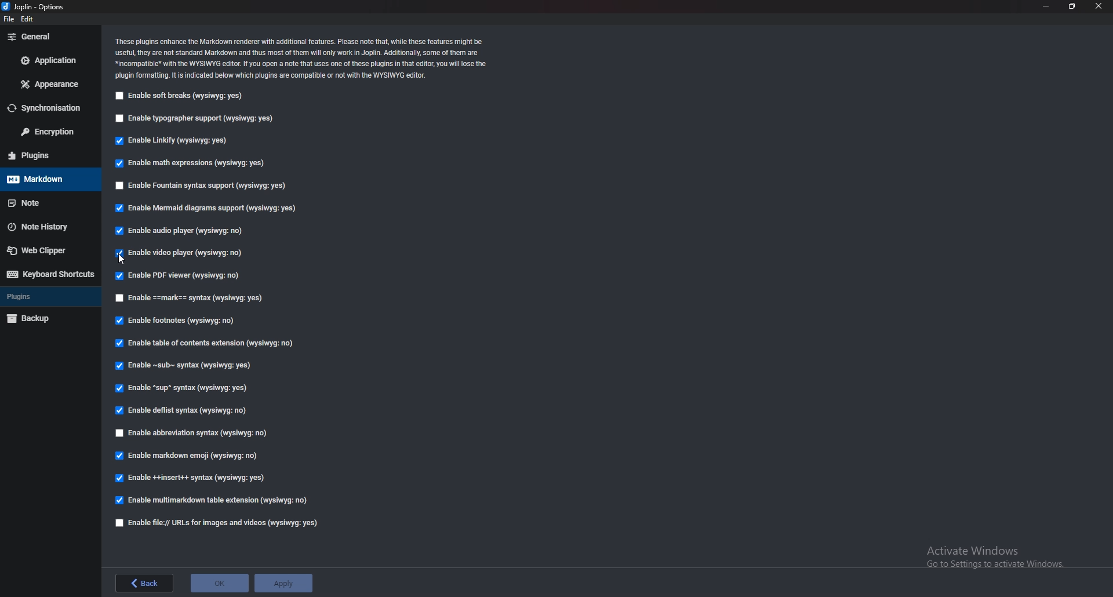 The image size is (1113, 597). What do you see at coordinates (182, 231) in the screenshot?
I see `Enable audio player (wysiqyg:no)` at bounding box center [182, 231].